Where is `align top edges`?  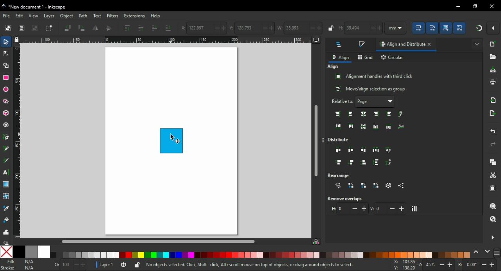 align top edges is located at coordinates (351, 126).